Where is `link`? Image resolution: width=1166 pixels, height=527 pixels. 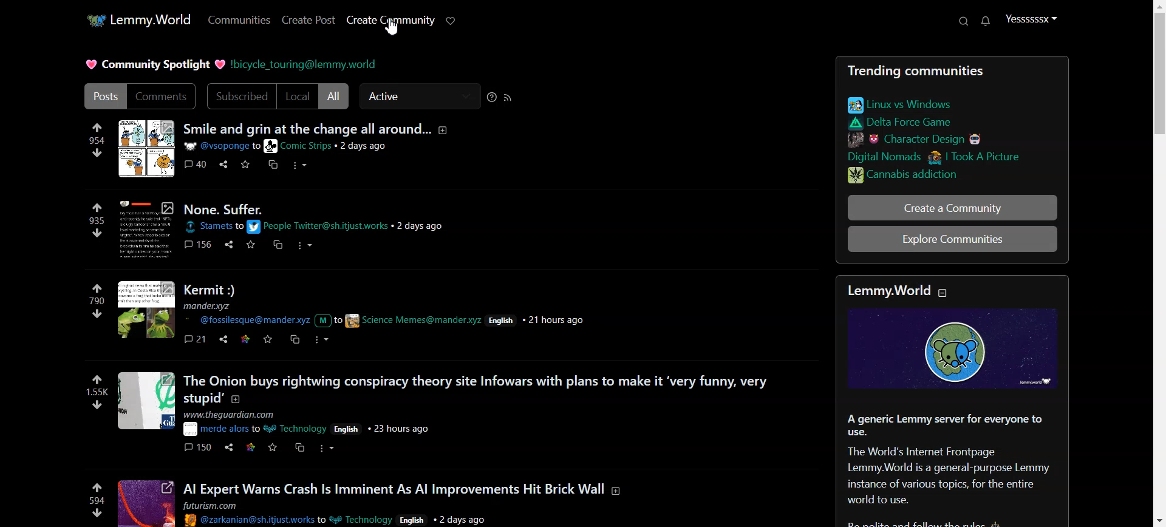 link is located at coordinates (938, 156).